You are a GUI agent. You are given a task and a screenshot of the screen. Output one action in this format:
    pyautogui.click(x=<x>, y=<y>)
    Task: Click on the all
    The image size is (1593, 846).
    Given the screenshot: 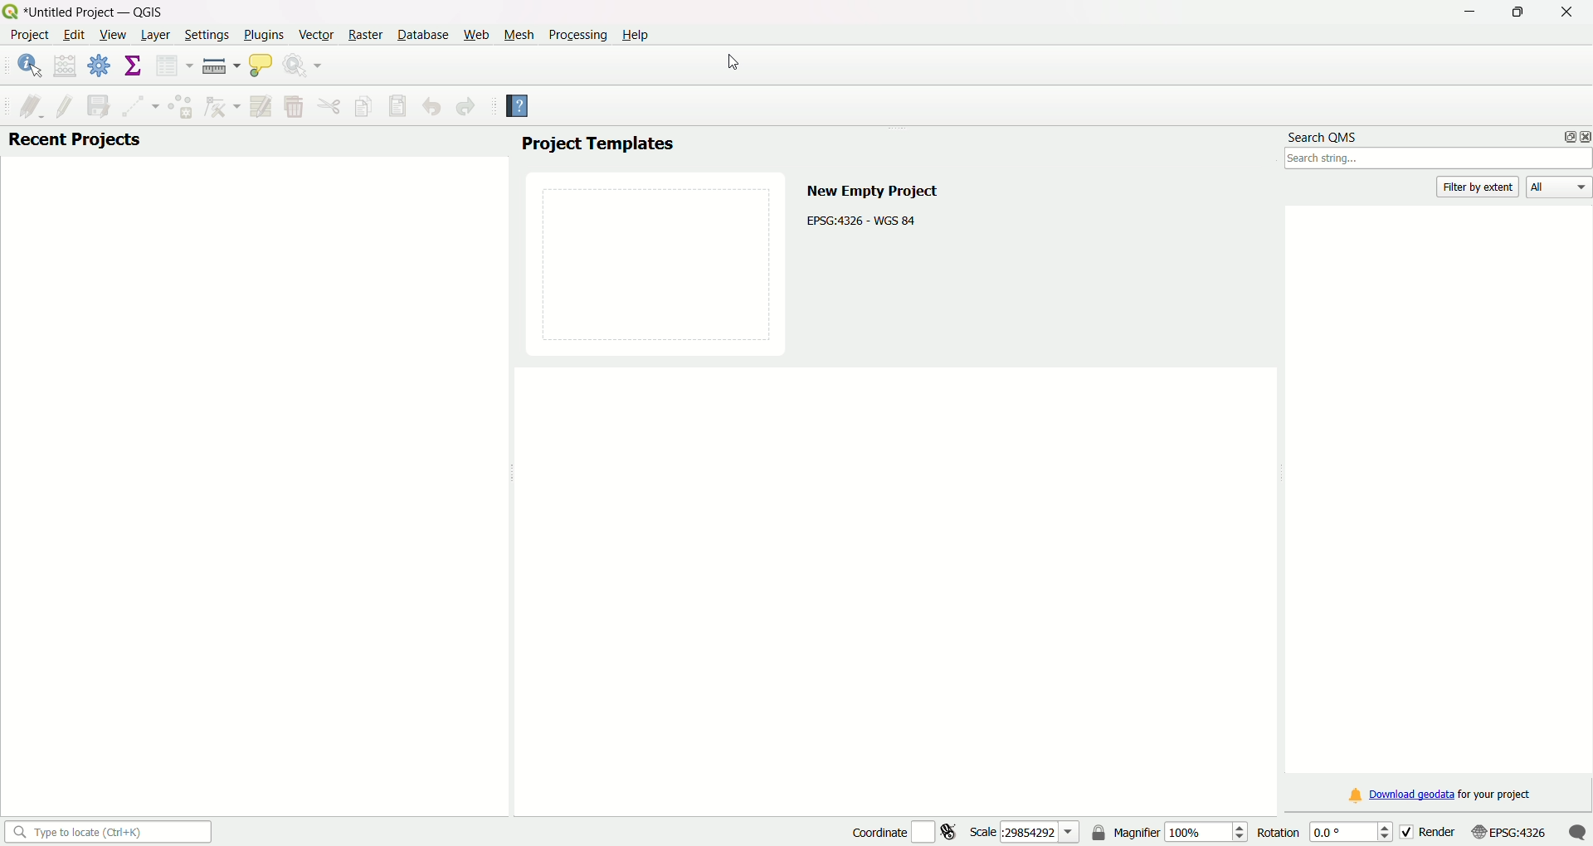 What is the action you would take?
    pyautogui.click(x=1560, y=188)
    